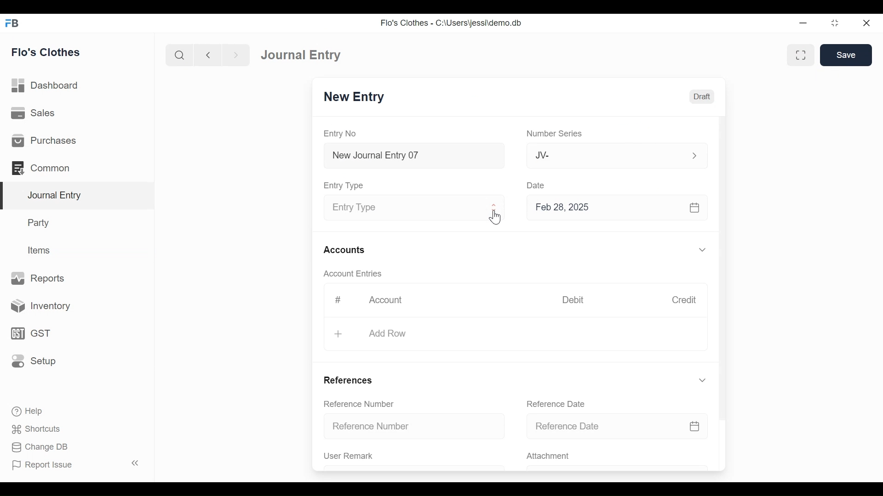  I want to click on Common, so click(42, 168).